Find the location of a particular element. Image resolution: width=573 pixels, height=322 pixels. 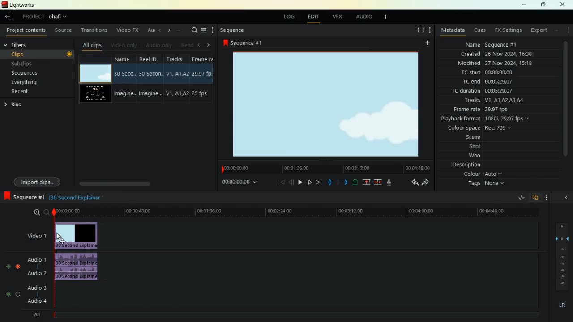

layers is located at coordinates (560, 256).